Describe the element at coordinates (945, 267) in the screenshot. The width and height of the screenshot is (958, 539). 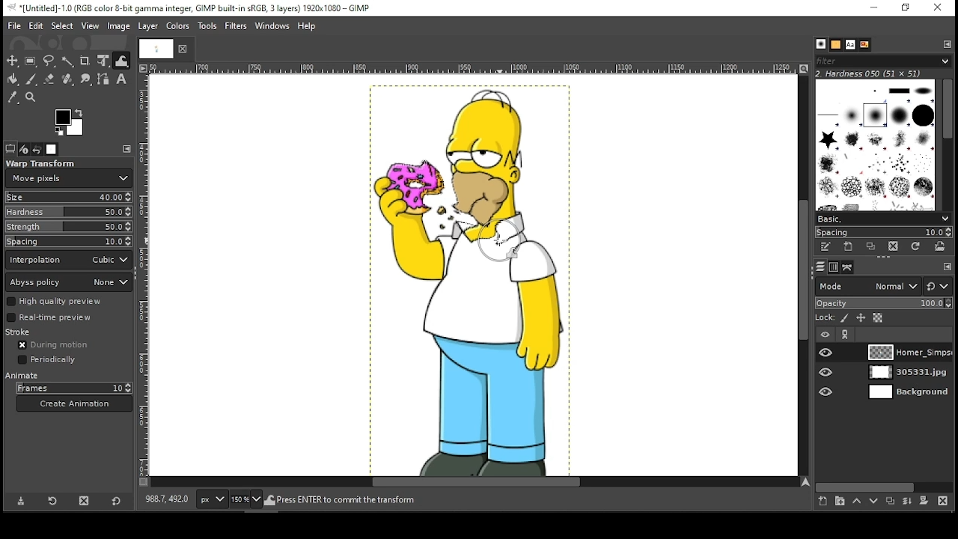
I see `edit toolbar` at that location.